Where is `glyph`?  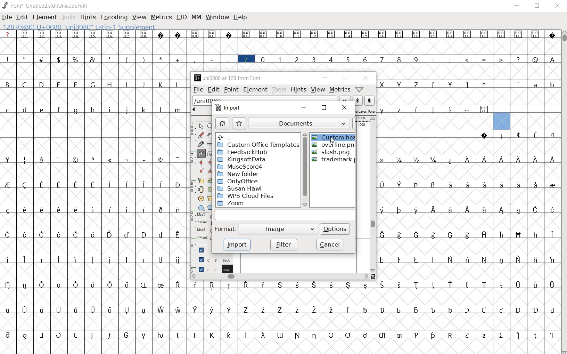
glyph is located at coordinates (159, 160).